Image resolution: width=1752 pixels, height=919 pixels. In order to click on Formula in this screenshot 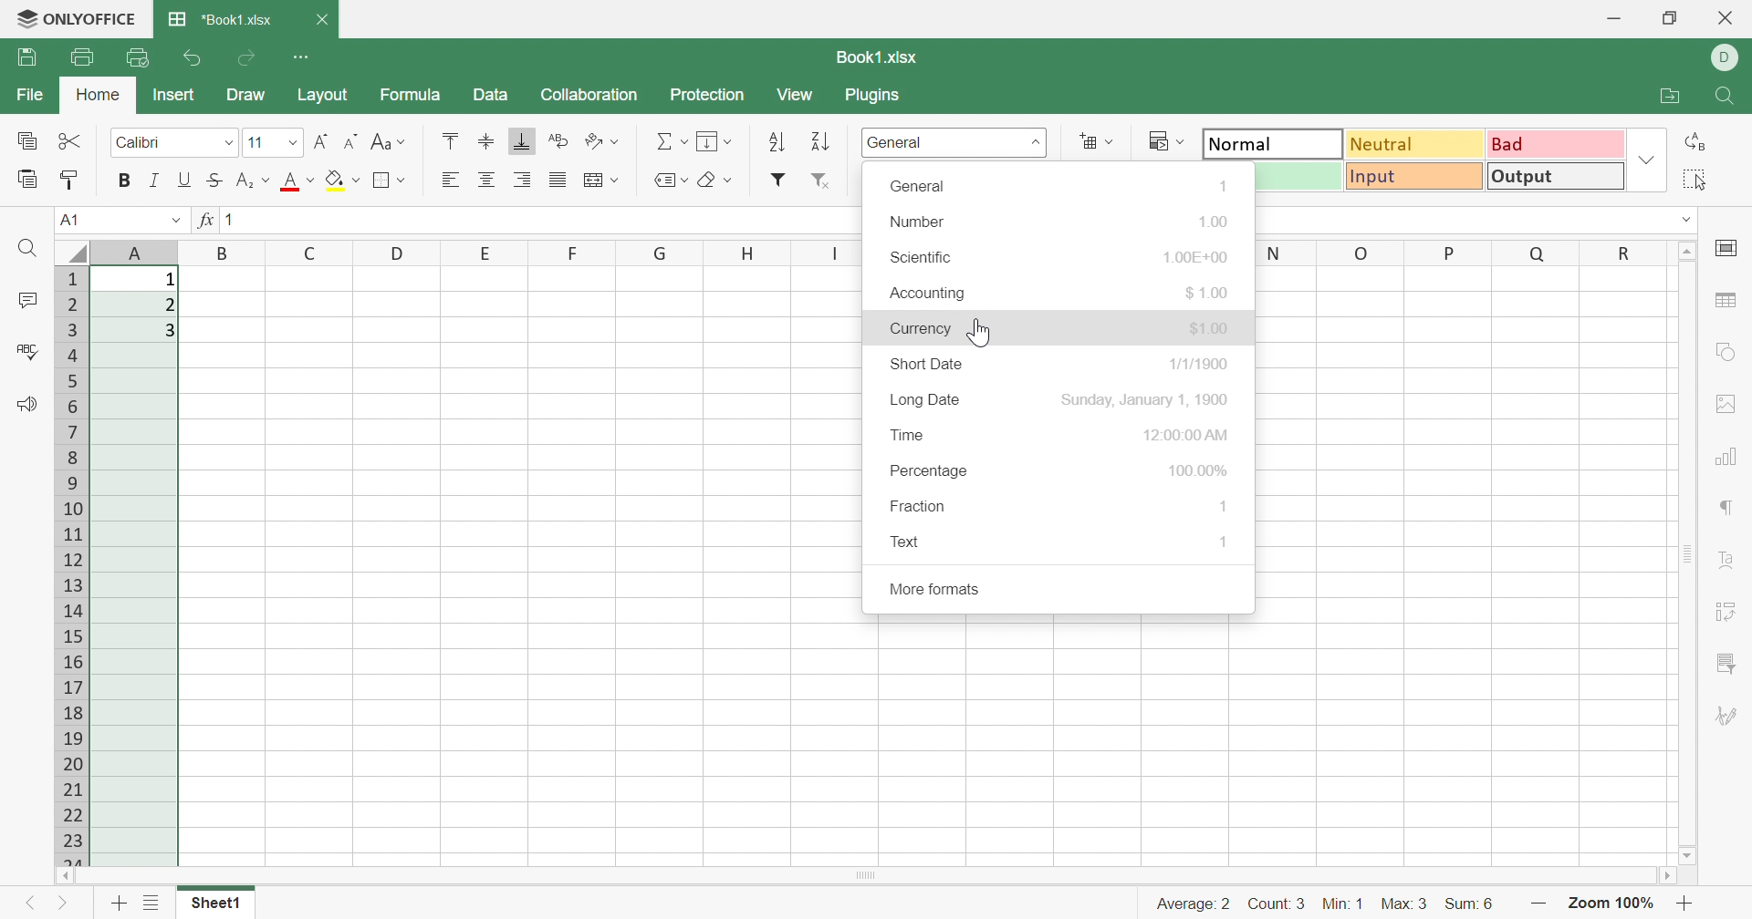, I will do `click(408, 96)`.